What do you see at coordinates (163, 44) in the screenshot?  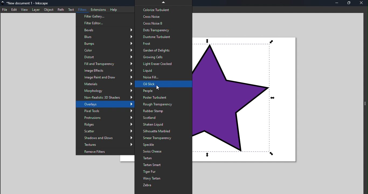 I see `Frost` at bounding box center [163, 44].